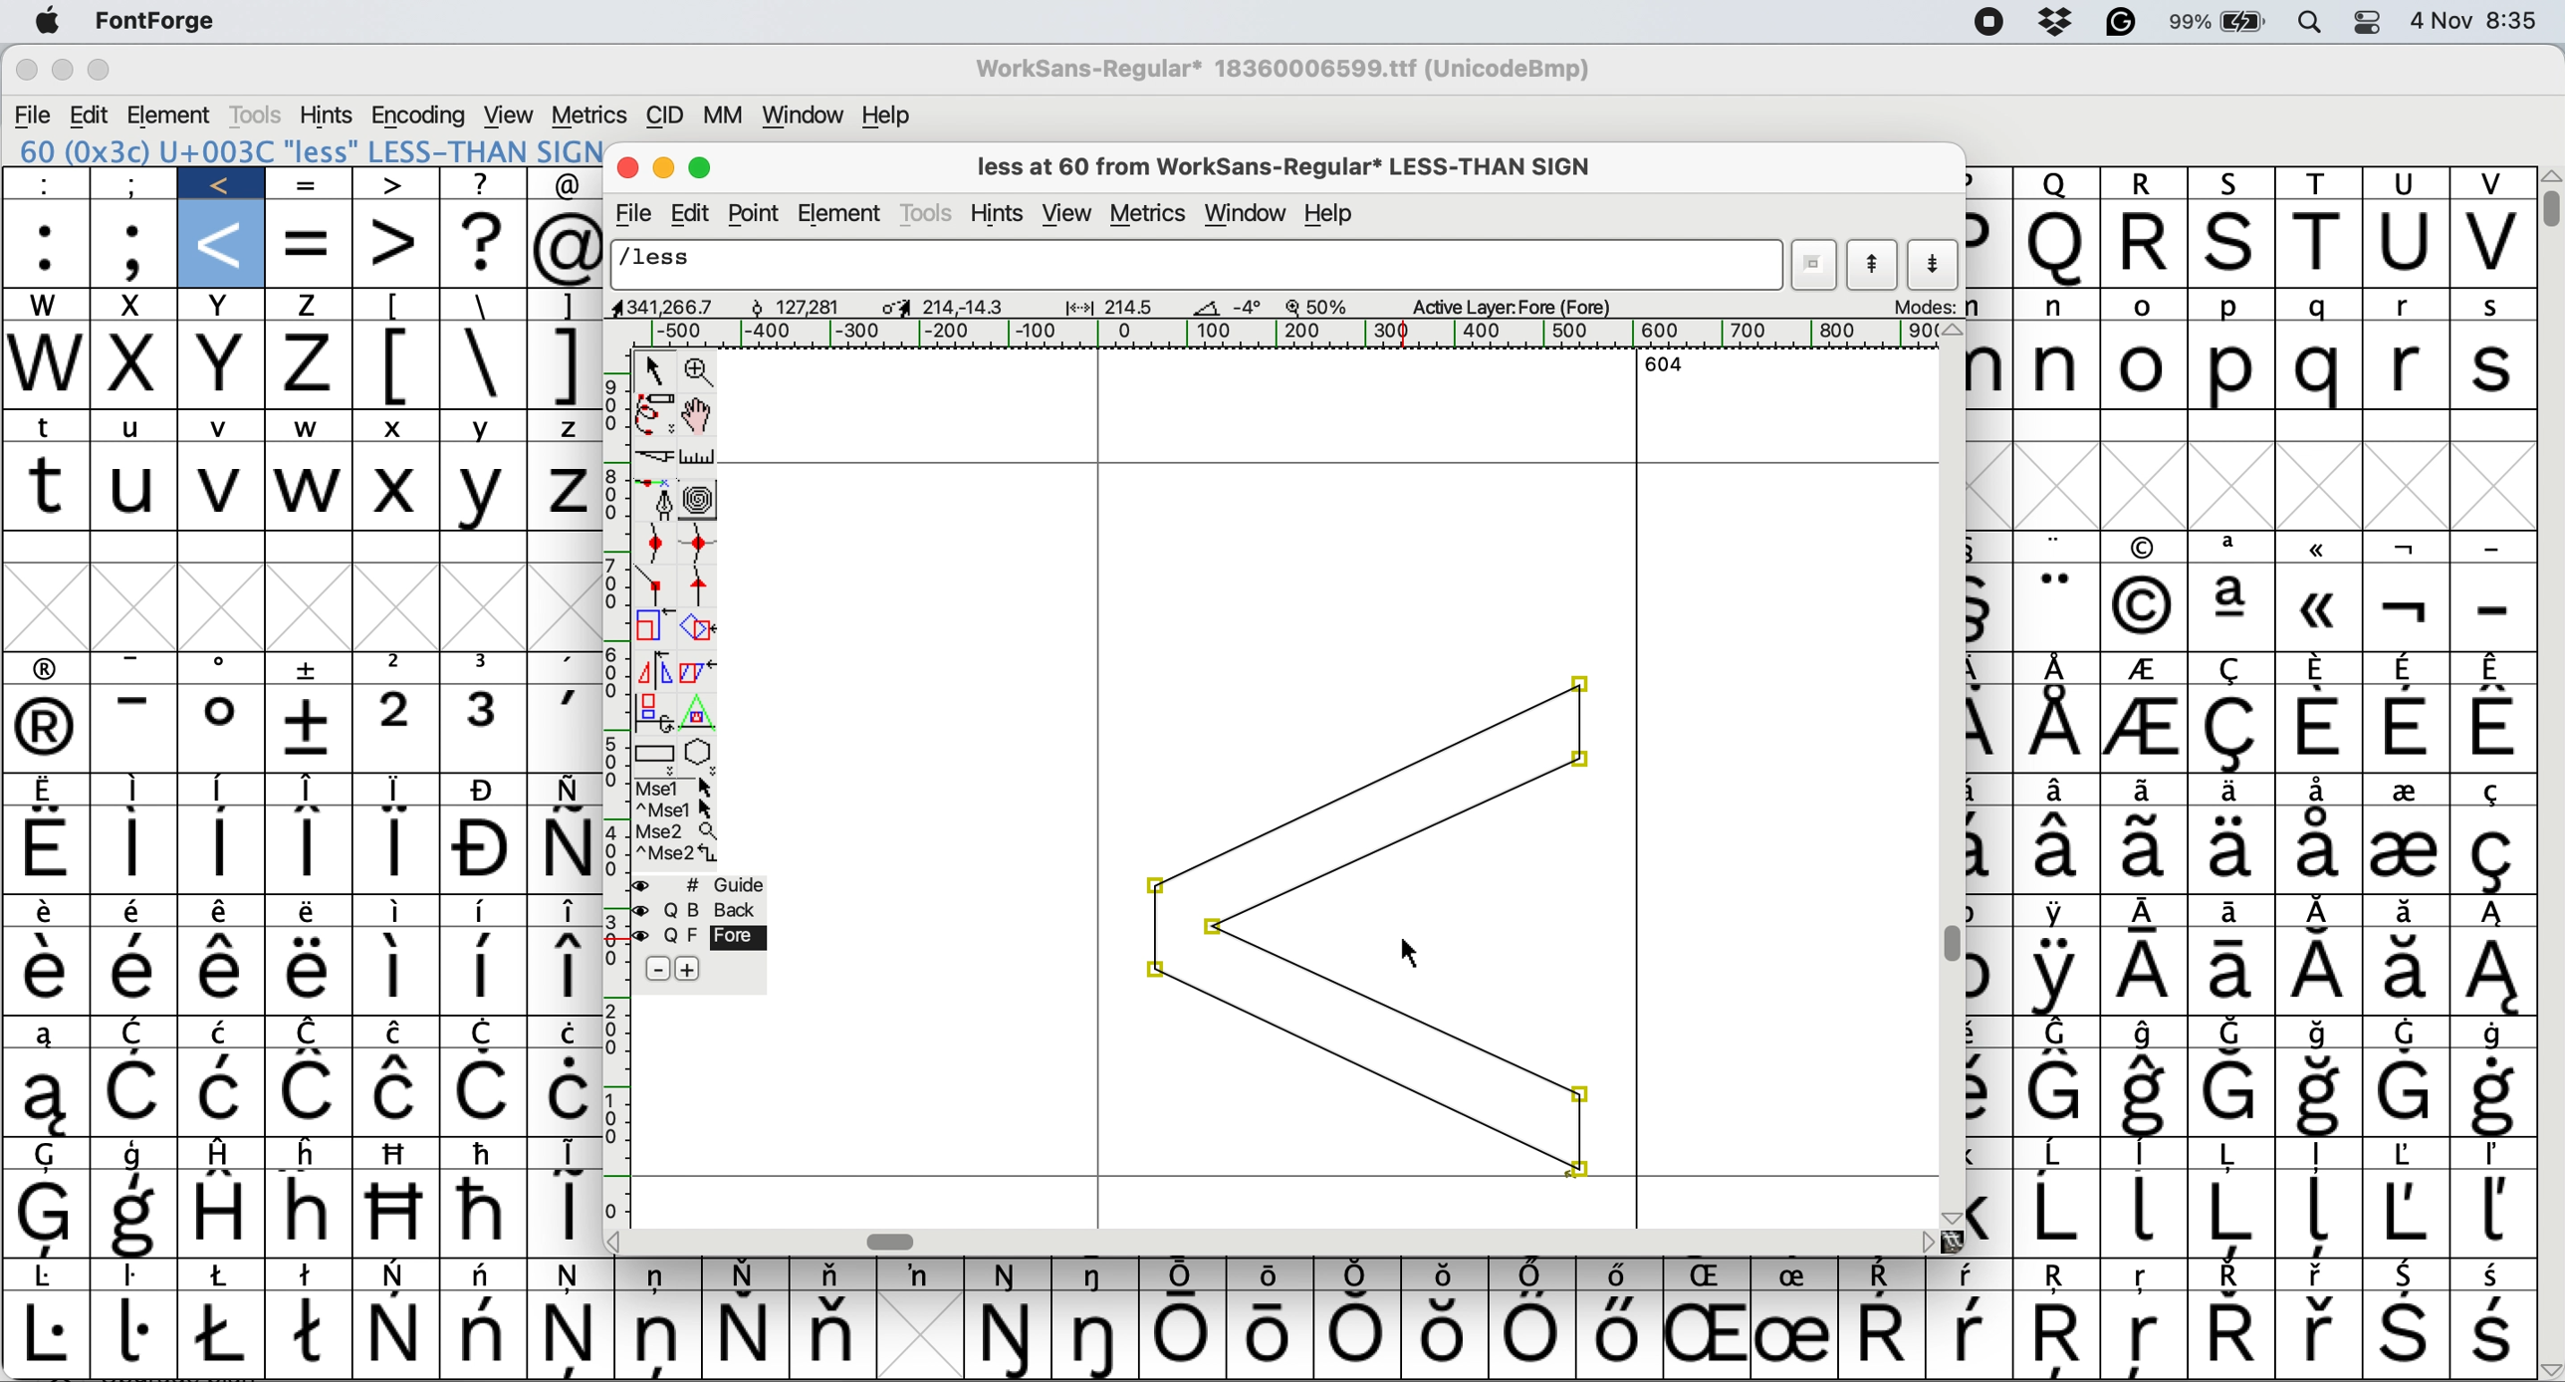 This screenshot has height=1382, width=2565. What do you see at coordinates (141, 850) in the screenshot?
I see `Symbol` at bounding box center [141, 850].